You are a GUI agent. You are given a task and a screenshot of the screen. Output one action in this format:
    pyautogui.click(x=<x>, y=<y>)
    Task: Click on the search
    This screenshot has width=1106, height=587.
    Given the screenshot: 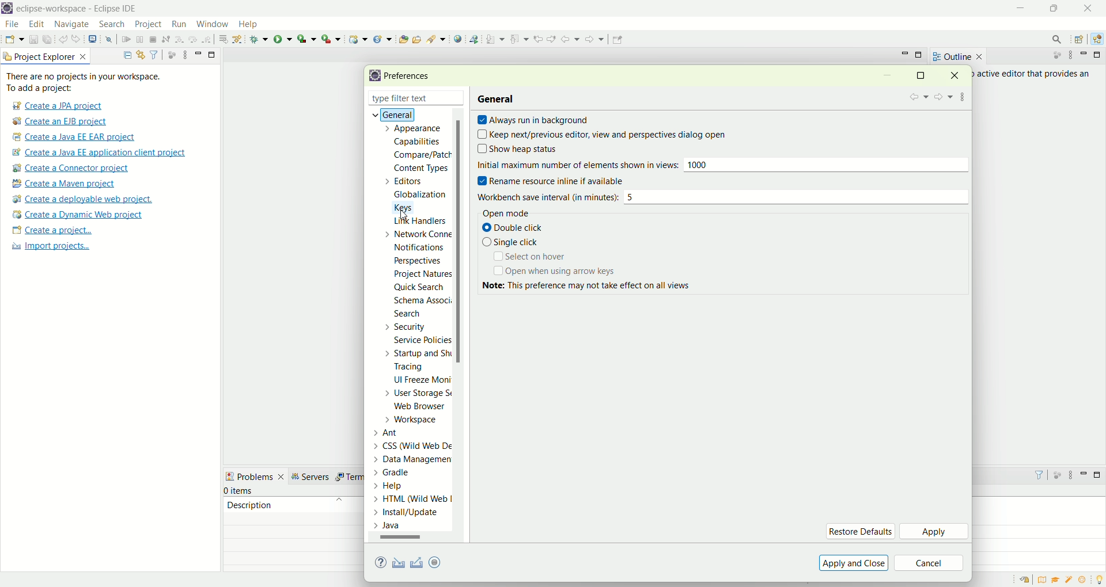 What is the action you would take?
    pyautogui.click(x=437, y=39)
    